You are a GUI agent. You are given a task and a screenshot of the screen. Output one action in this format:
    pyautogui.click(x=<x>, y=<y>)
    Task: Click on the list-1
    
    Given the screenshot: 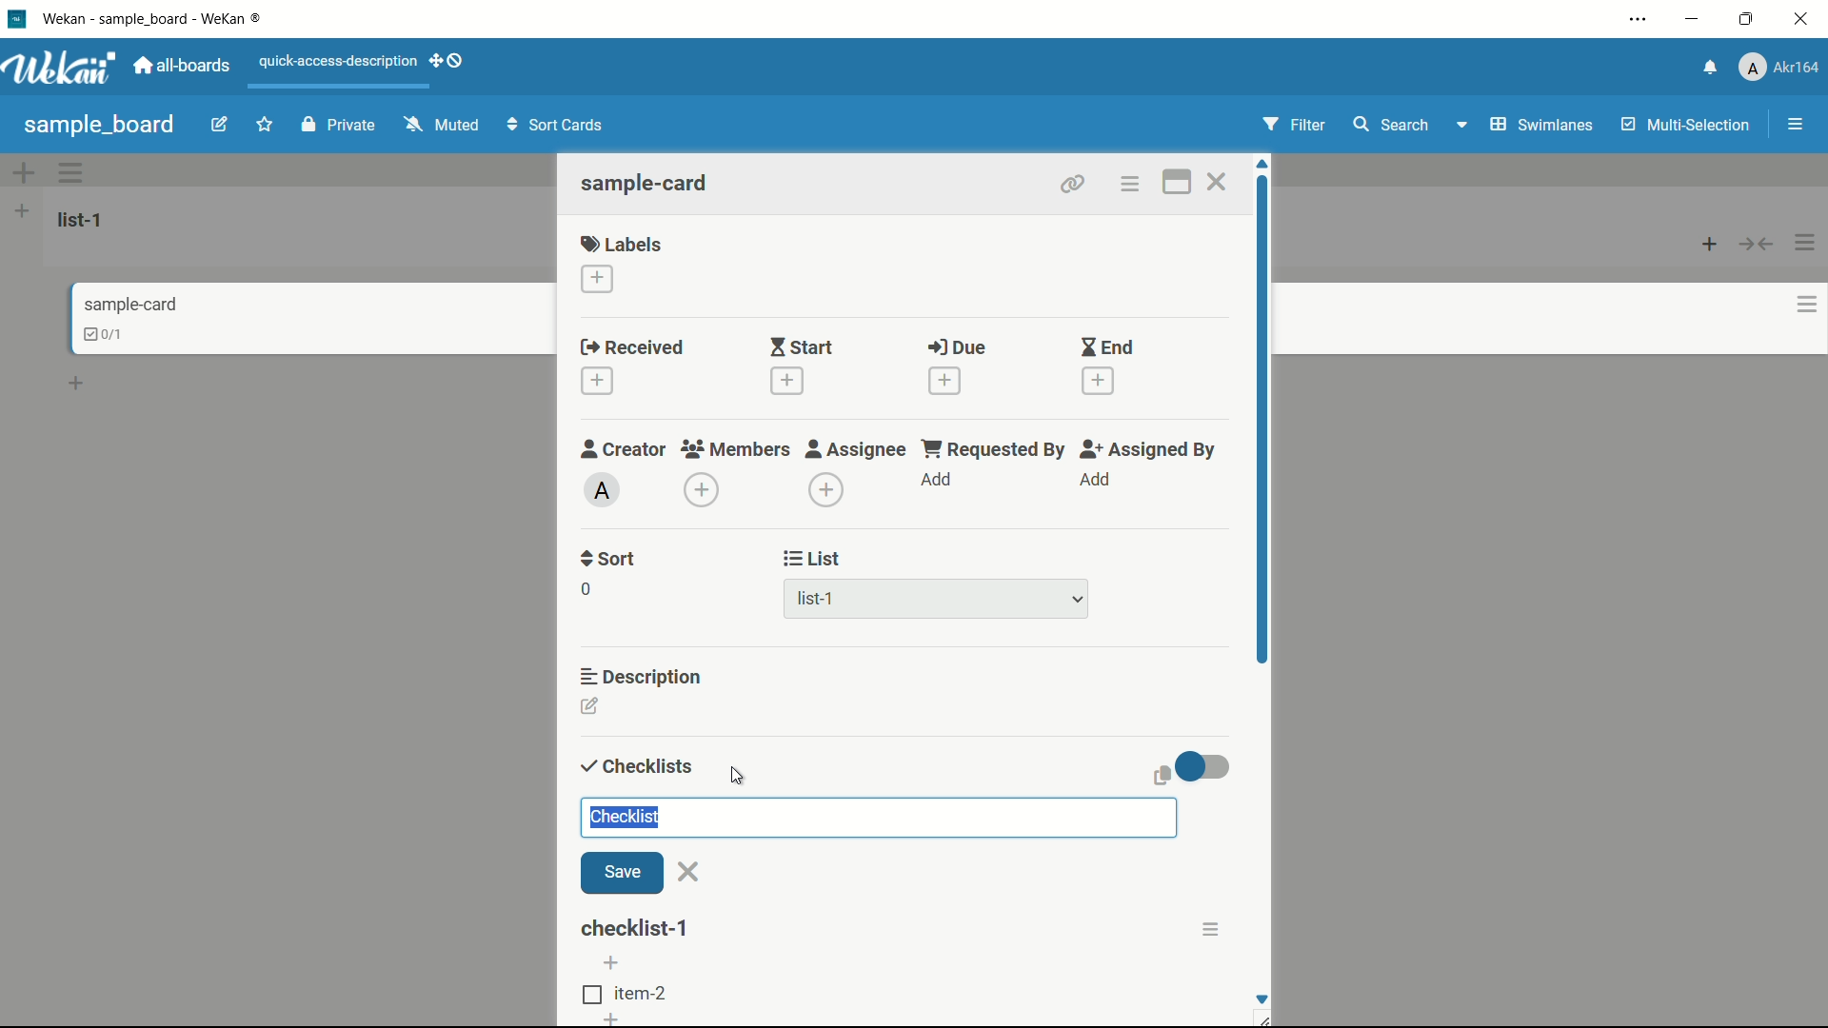 What is the action you would take?
    pyautogui.click(x=819, y=603)
    